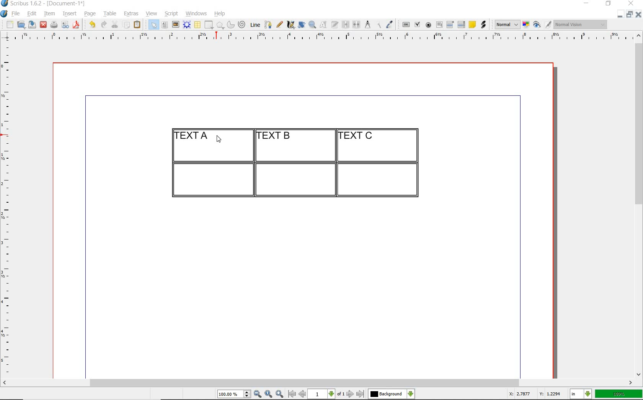 Image resolution: width=643 pixels, height=400 pixels. I want to click on link annotation, so click(484, 25).